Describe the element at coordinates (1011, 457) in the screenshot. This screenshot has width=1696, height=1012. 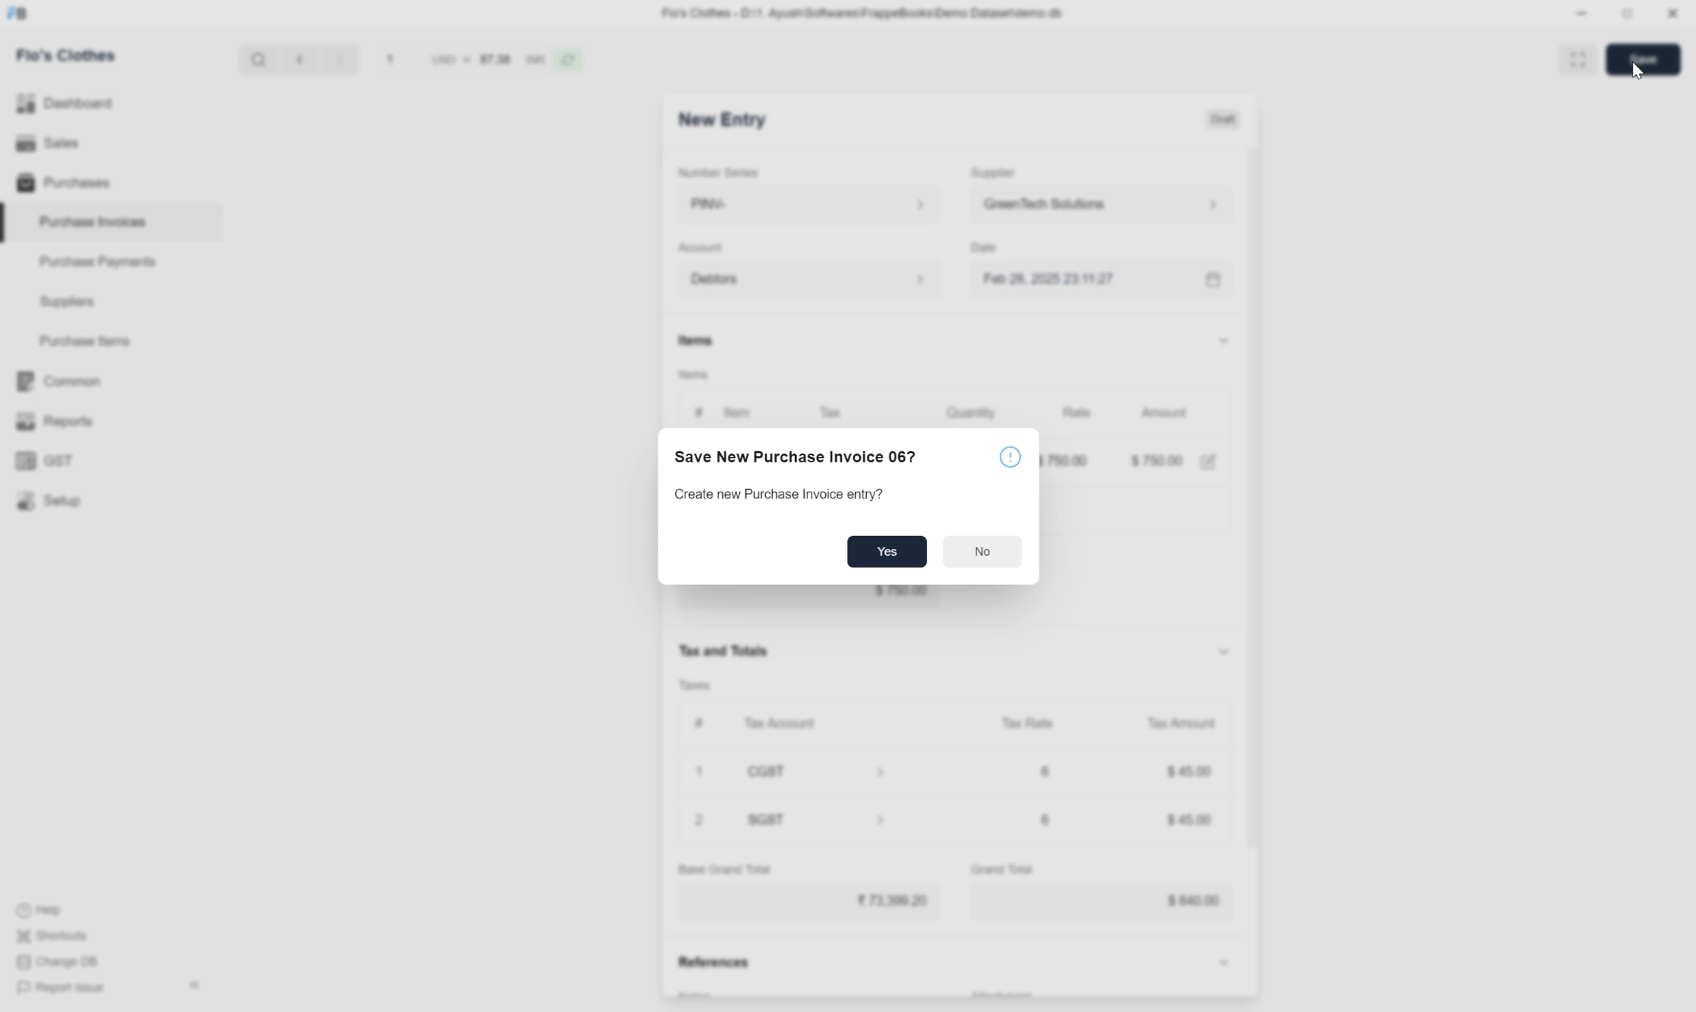
I see `Information` at that location.